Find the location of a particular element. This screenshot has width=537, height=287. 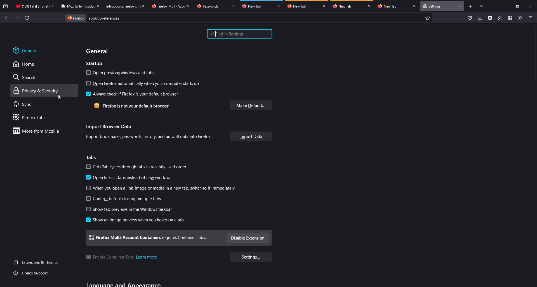

always check if firefox is your default browser is located at coordinates (135, 94).